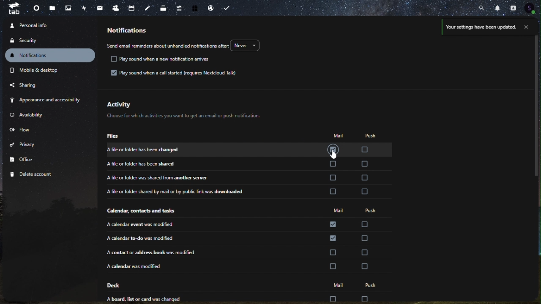 This screenshot has height=304, width=541. What do you see at coordinates (225, 8) in the screenshot?
I see `task` at bounding box center [225, 8].